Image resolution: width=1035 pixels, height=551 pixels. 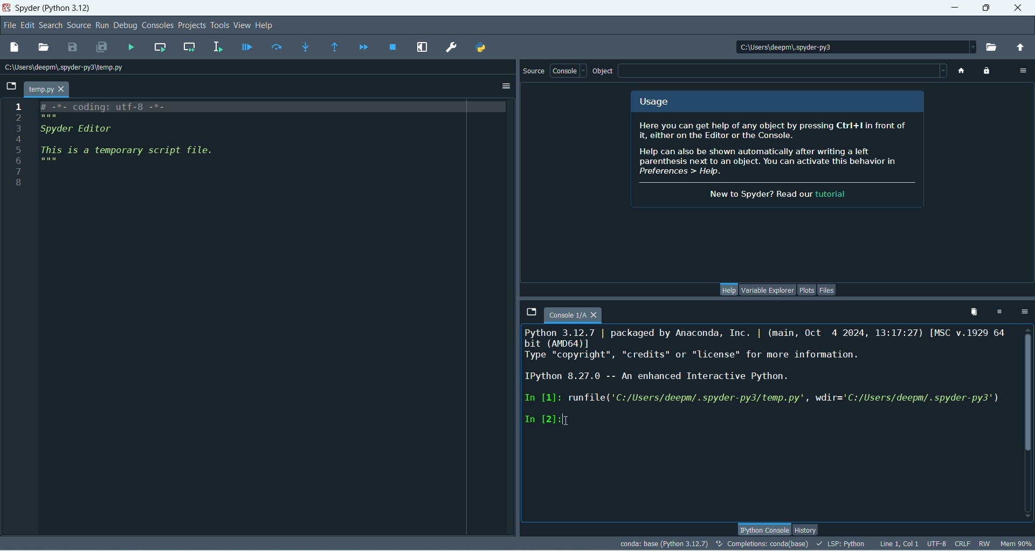 I want to click on temp.py, so click(x=48, y=89).